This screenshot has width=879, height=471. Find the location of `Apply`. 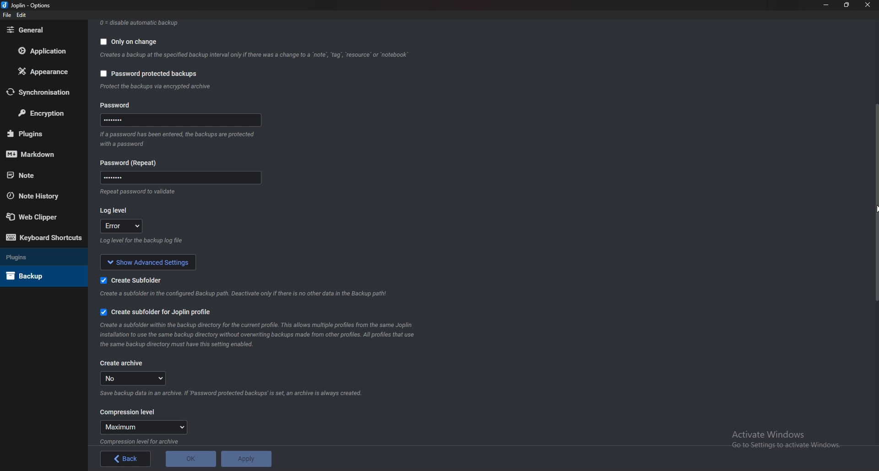

Apply is located at coordinates (245, 458).